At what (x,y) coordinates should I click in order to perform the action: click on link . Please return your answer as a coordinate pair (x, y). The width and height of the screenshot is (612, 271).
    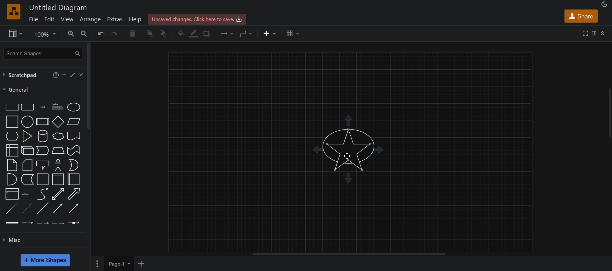
    Looking at the image, I should click on (43, 209).